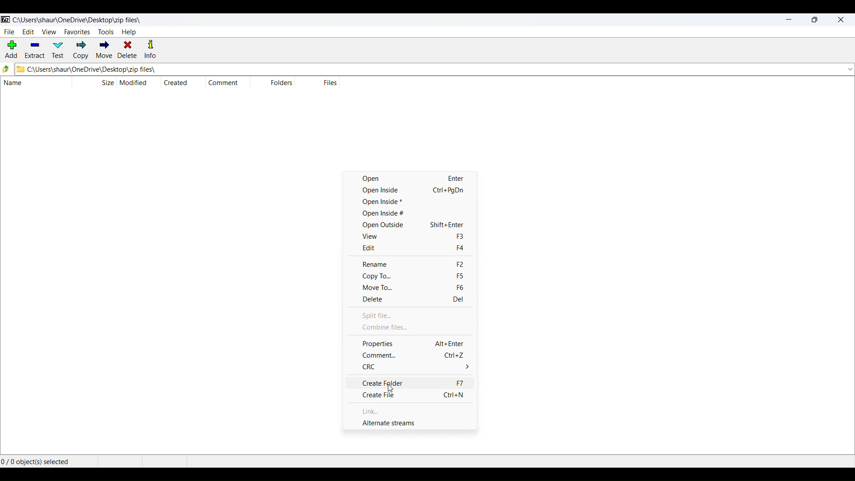 The image size is (855, 481). What do you see at coordinates (423, 289) in the screenshot?
I see `MOVE TO` at bounding box center [423, 289].